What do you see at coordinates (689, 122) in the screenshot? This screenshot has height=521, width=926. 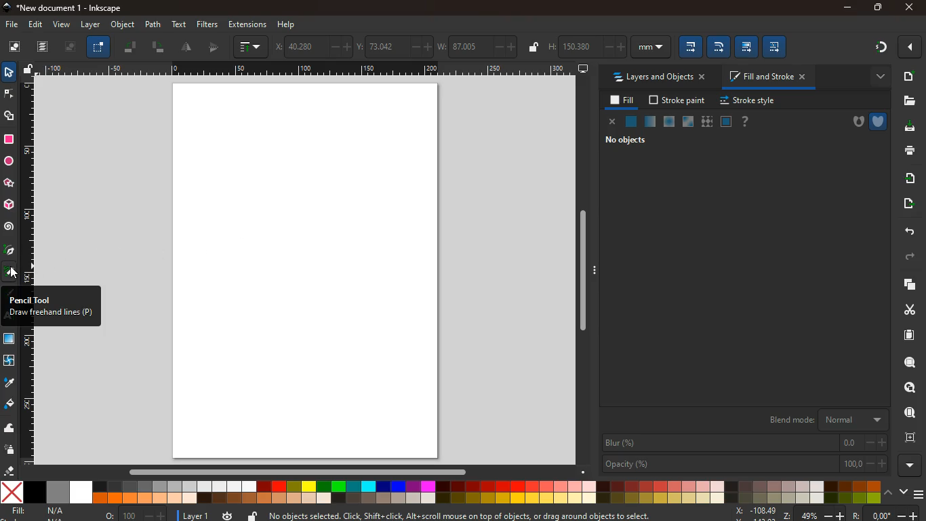 I see `glass` at bounding box center [689, 122].